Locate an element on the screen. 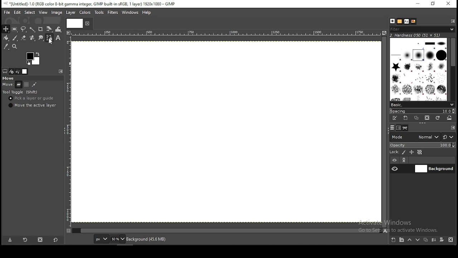 The image size is (458, 258). warp transform is located at coordinates (59, 29).